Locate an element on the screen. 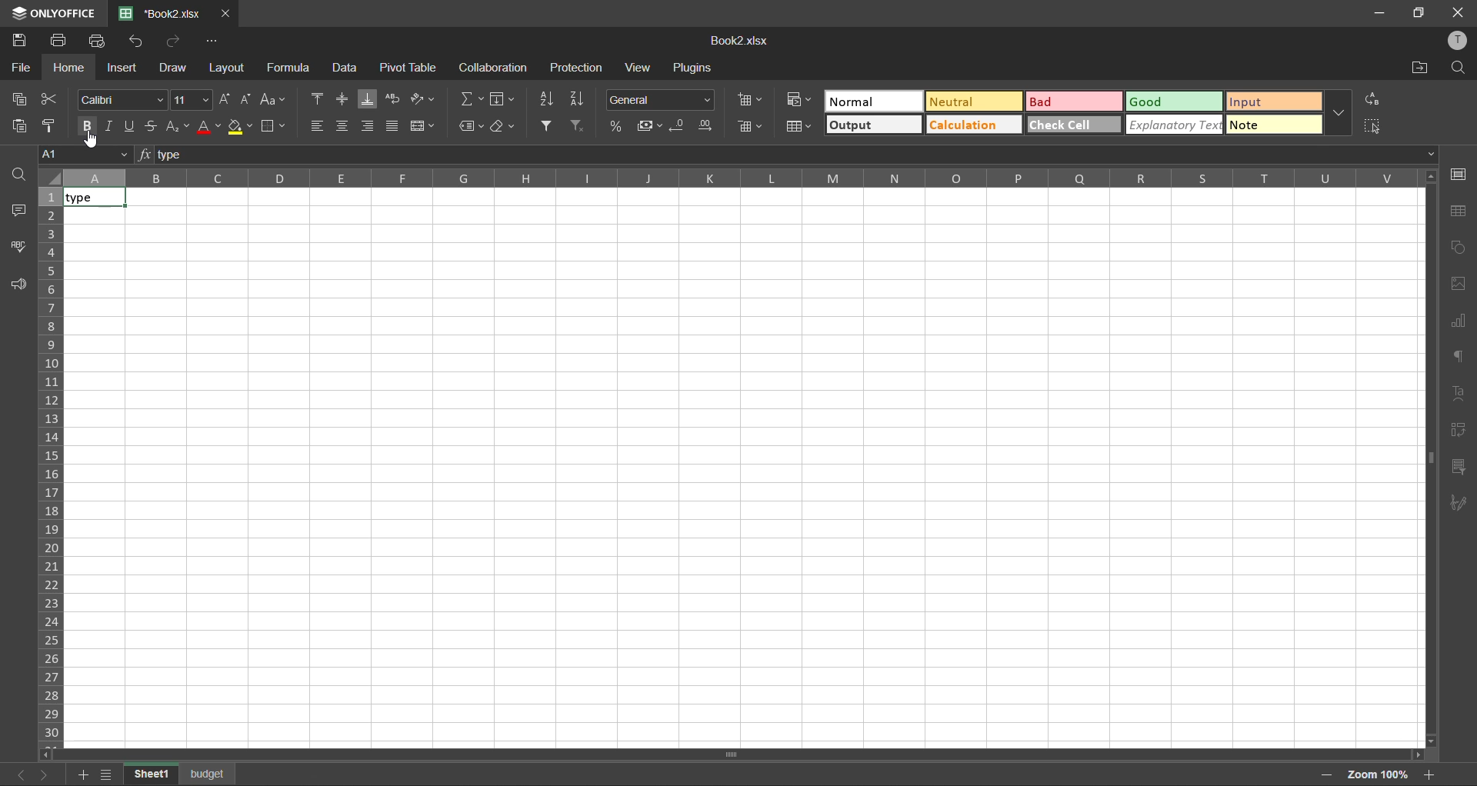  print is located at coordinates (59, 41).